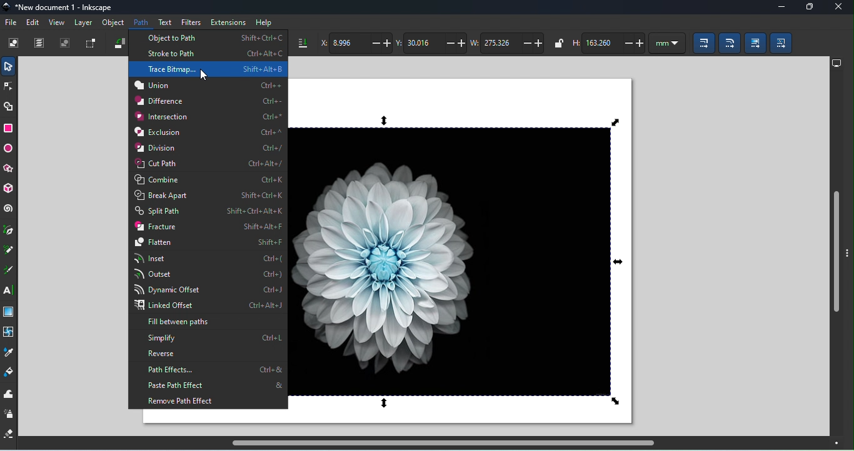 Image resolution: width=854 pixels, height=451 pixels. Describe the element at coordinates (9, 231) in the screenshot. I see `Pen tool` at that location.